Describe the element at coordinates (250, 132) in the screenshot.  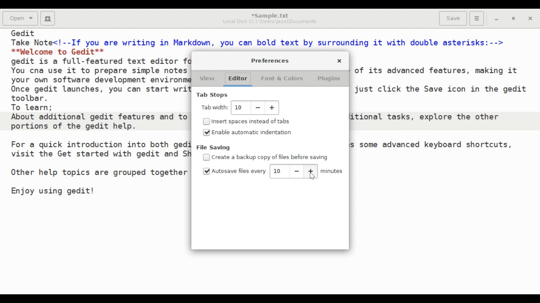
I see `(un)select Enable automatic indentation` at that location.